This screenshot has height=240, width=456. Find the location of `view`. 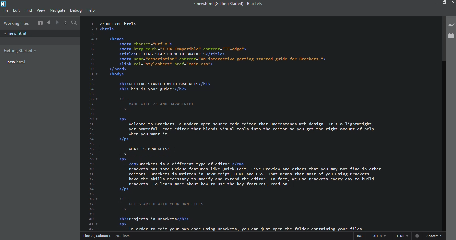

view is located at coordinates (41, 10).